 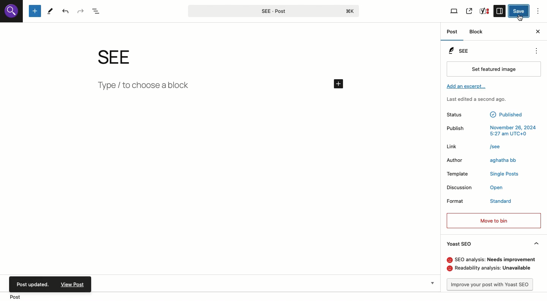 I want to click on Save, so click(x=519, y=11).